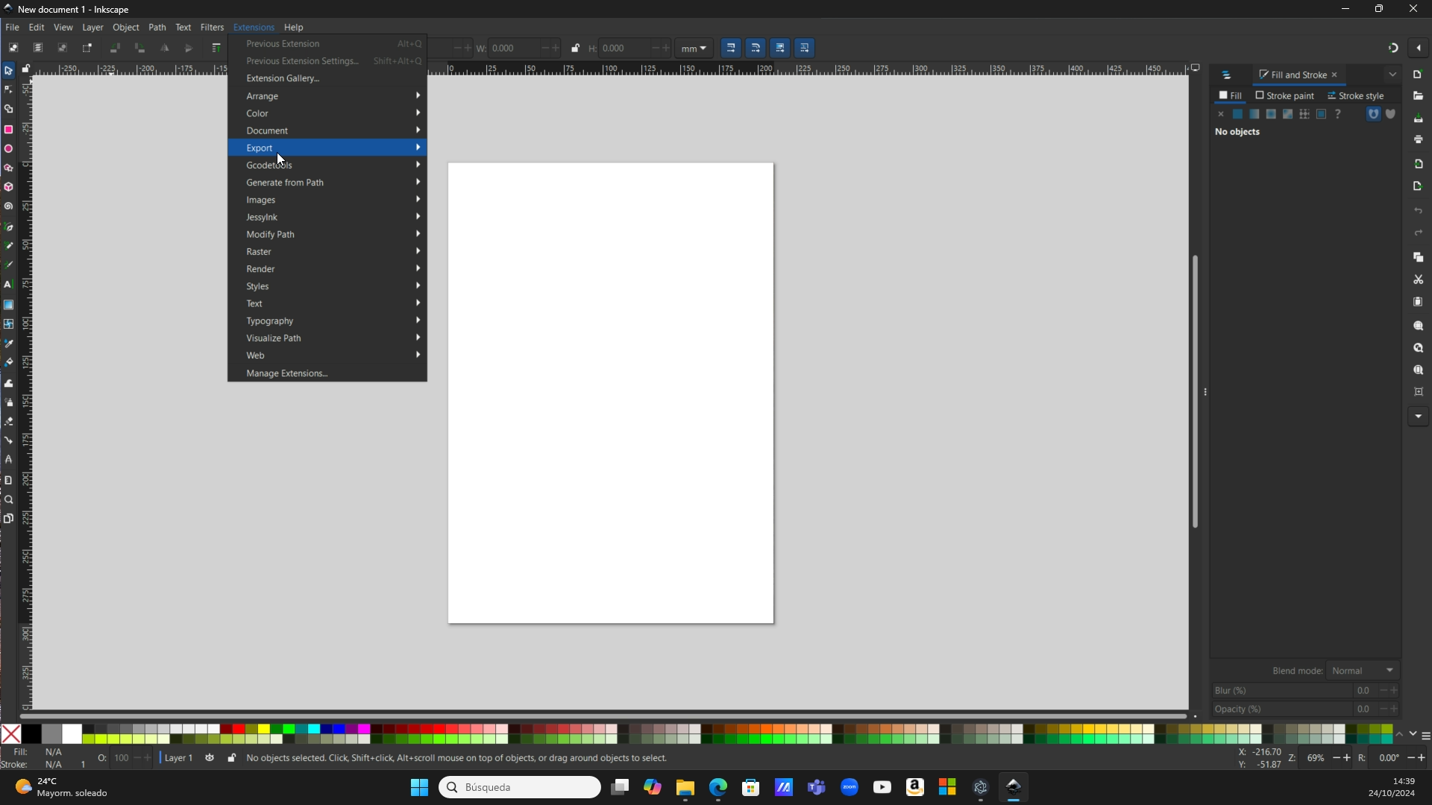  What do you see at coordinates (820, 68) in the screenshot?
I see `horizontal scale` at bounding box center [820, 68].